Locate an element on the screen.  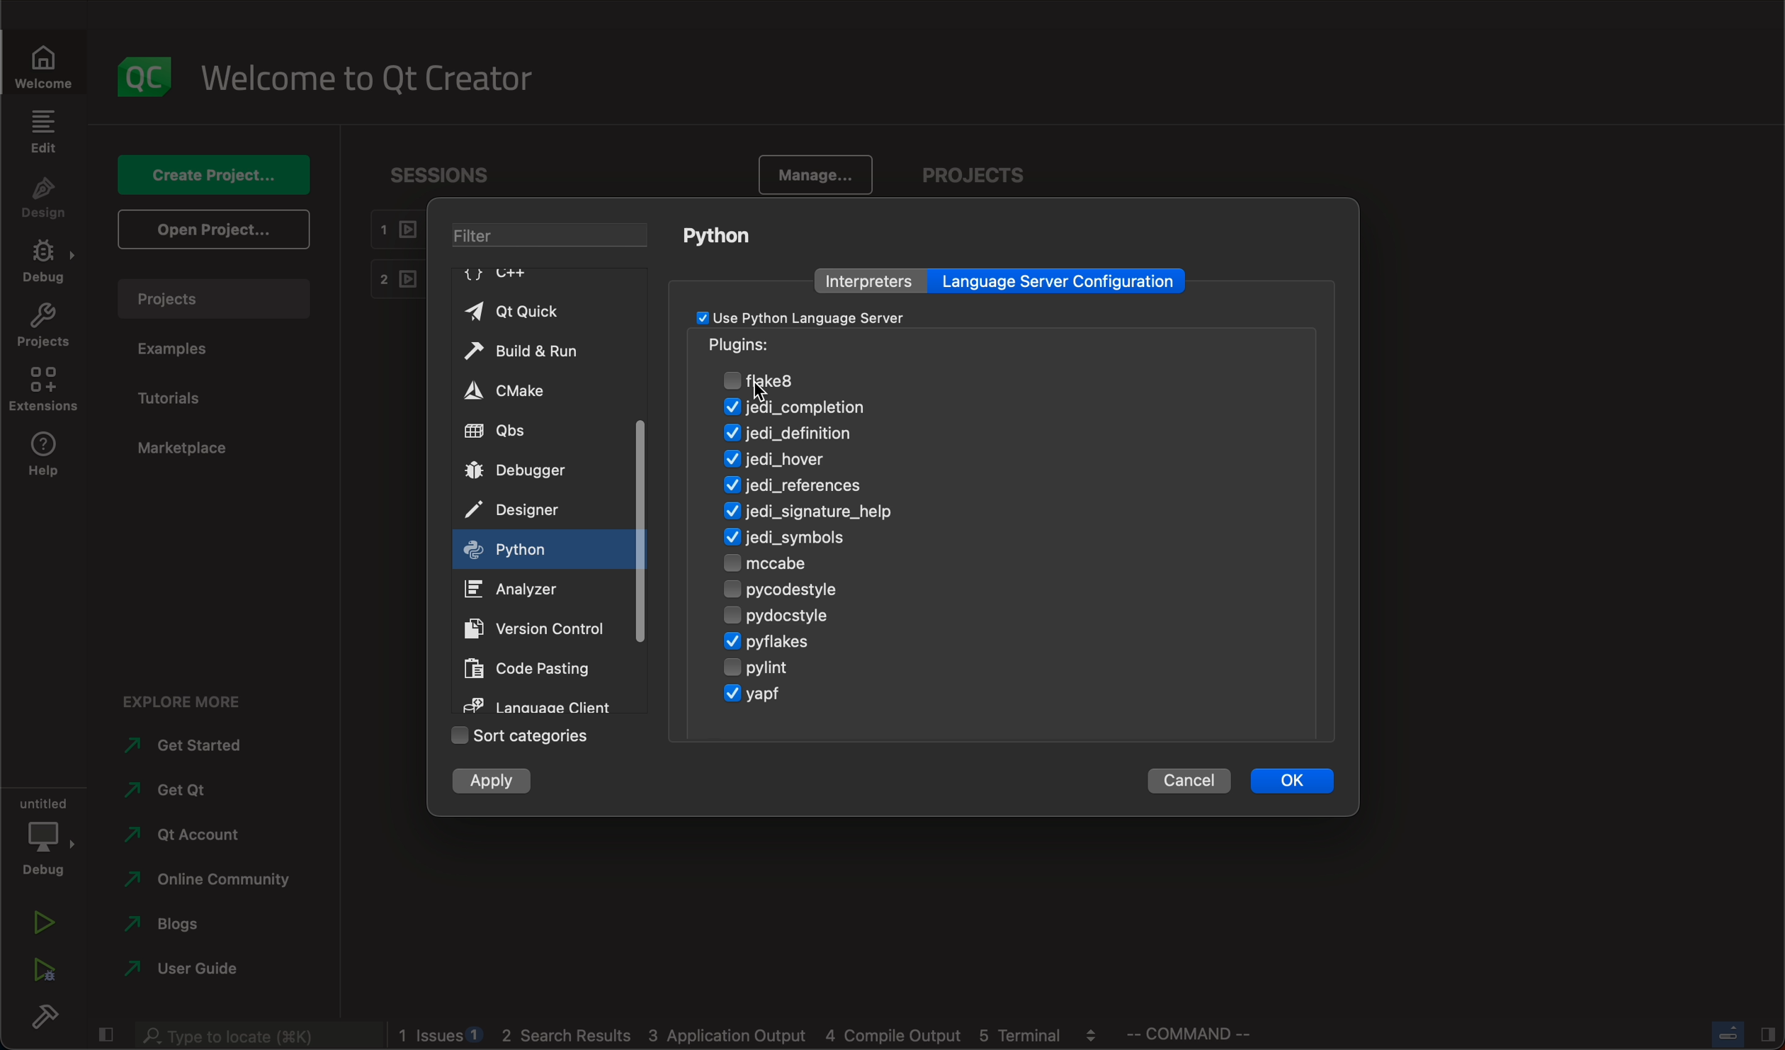
started is located at coordinates (193, 748).